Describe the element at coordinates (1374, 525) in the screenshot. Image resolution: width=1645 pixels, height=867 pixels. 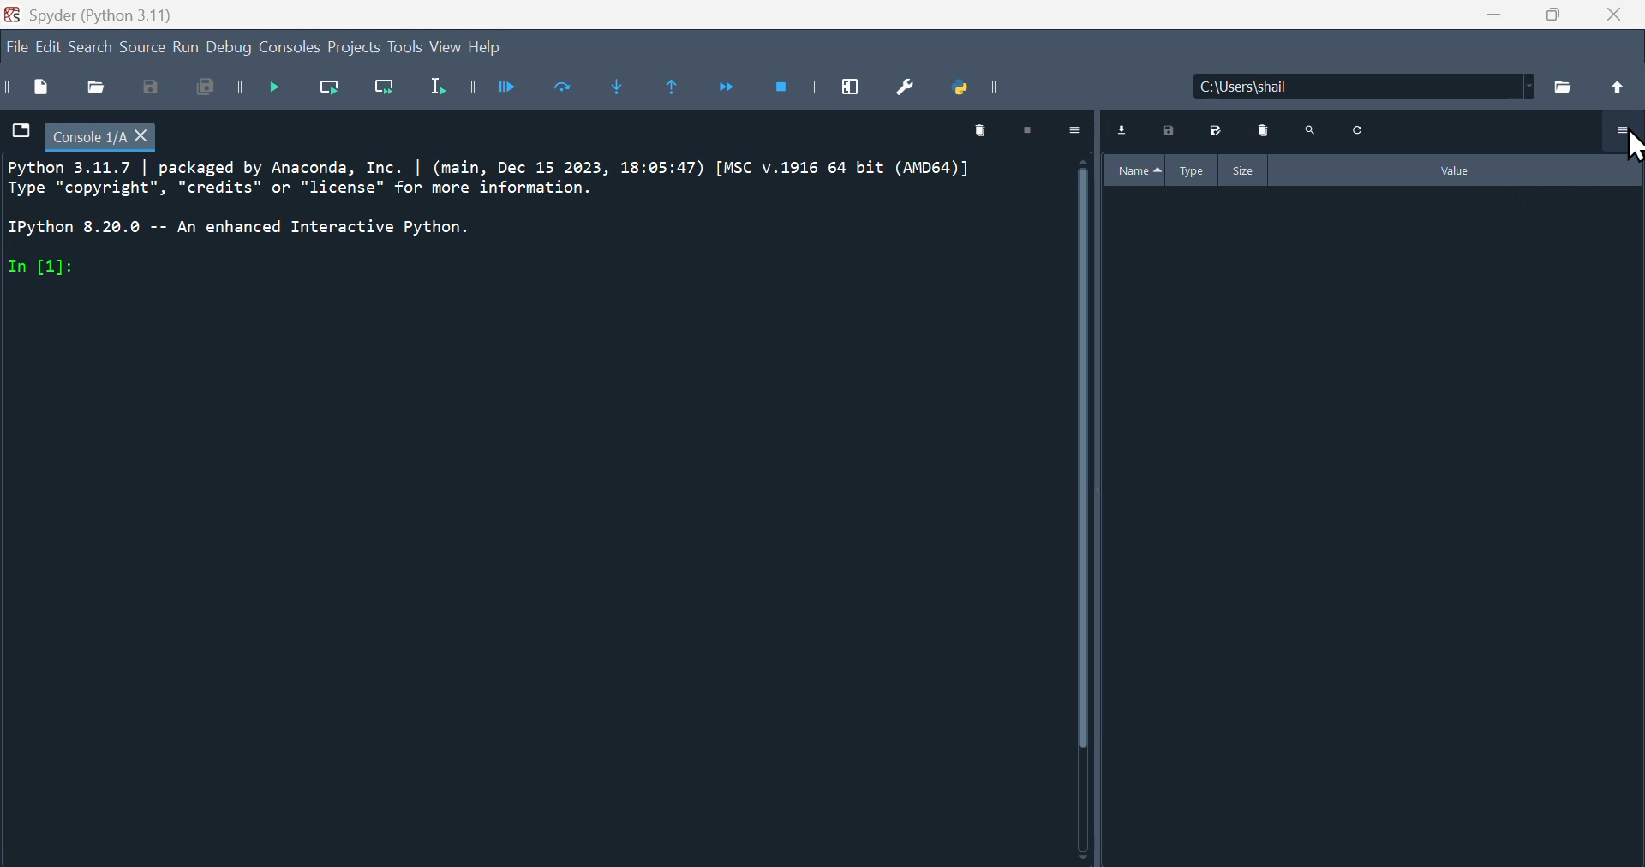
I see `Variable explorer` at that location.